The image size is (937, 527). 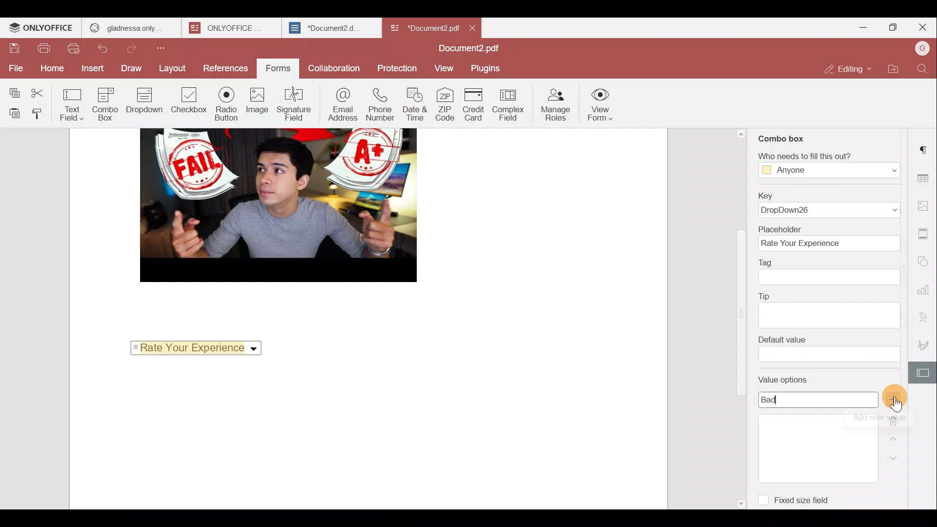 What do you see at coordinates (15, 49) in the screenshot?
I see `Save` at bounding box center [15, 49].